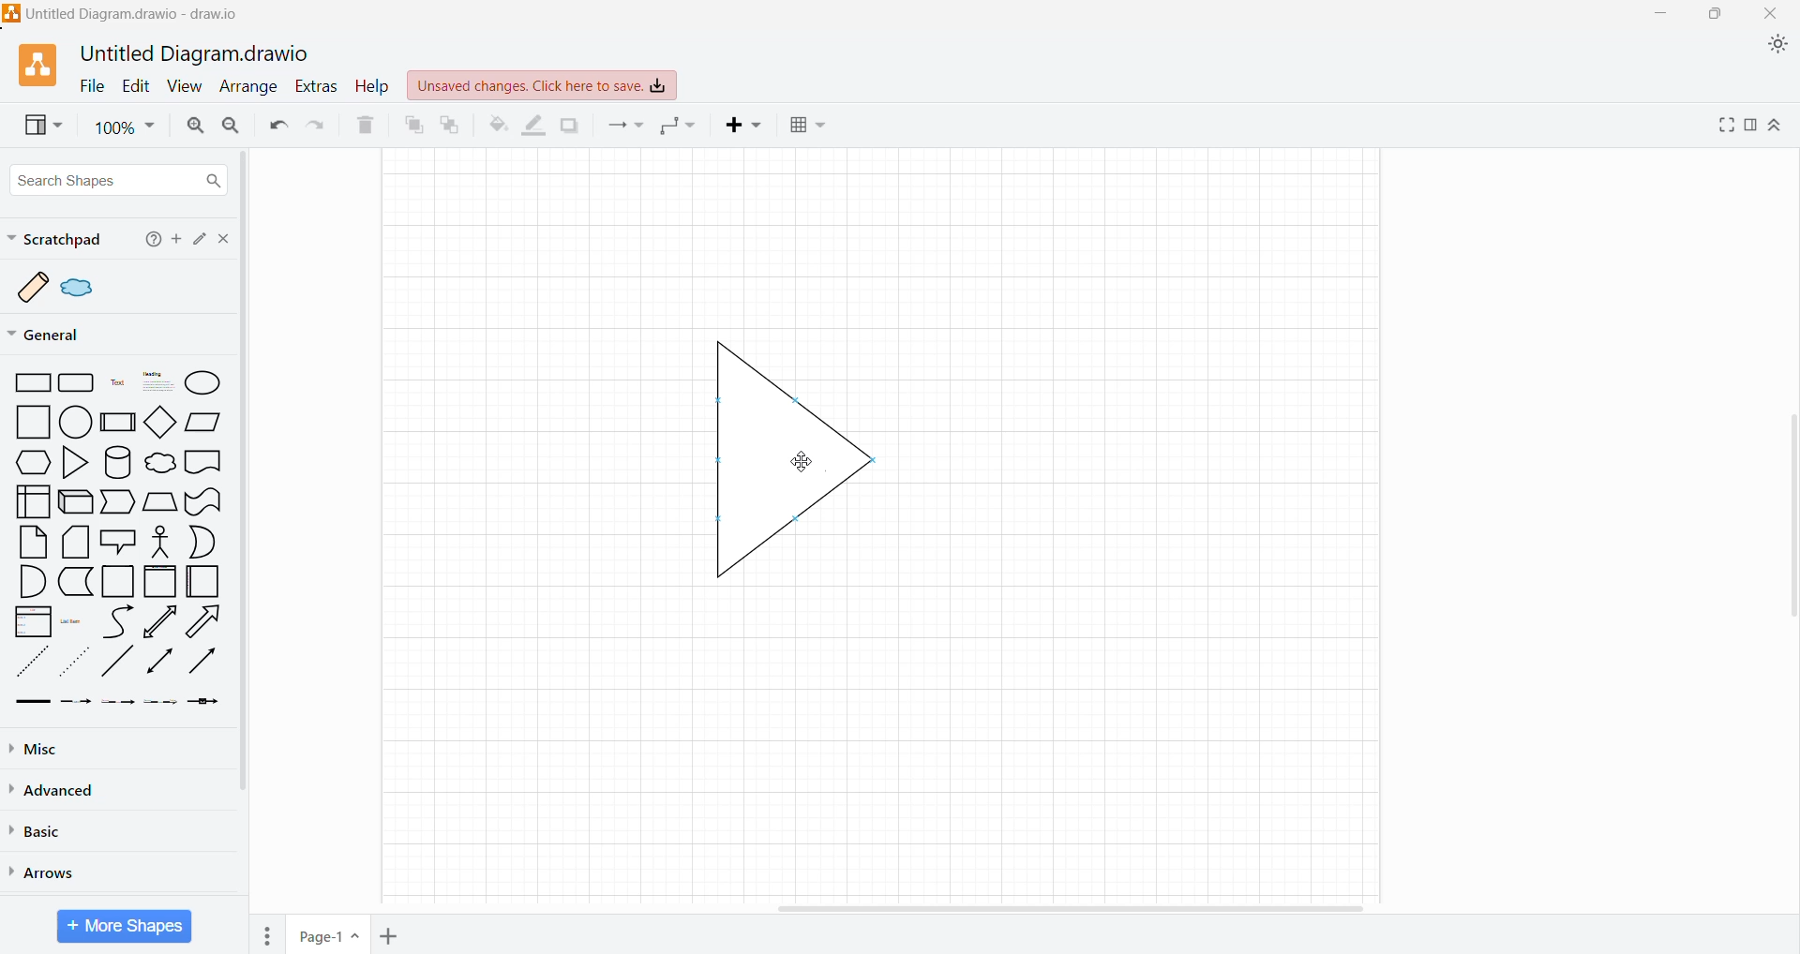 This screenshot has height=954, width=1800. I want to click on Close, so click(1772, 13).